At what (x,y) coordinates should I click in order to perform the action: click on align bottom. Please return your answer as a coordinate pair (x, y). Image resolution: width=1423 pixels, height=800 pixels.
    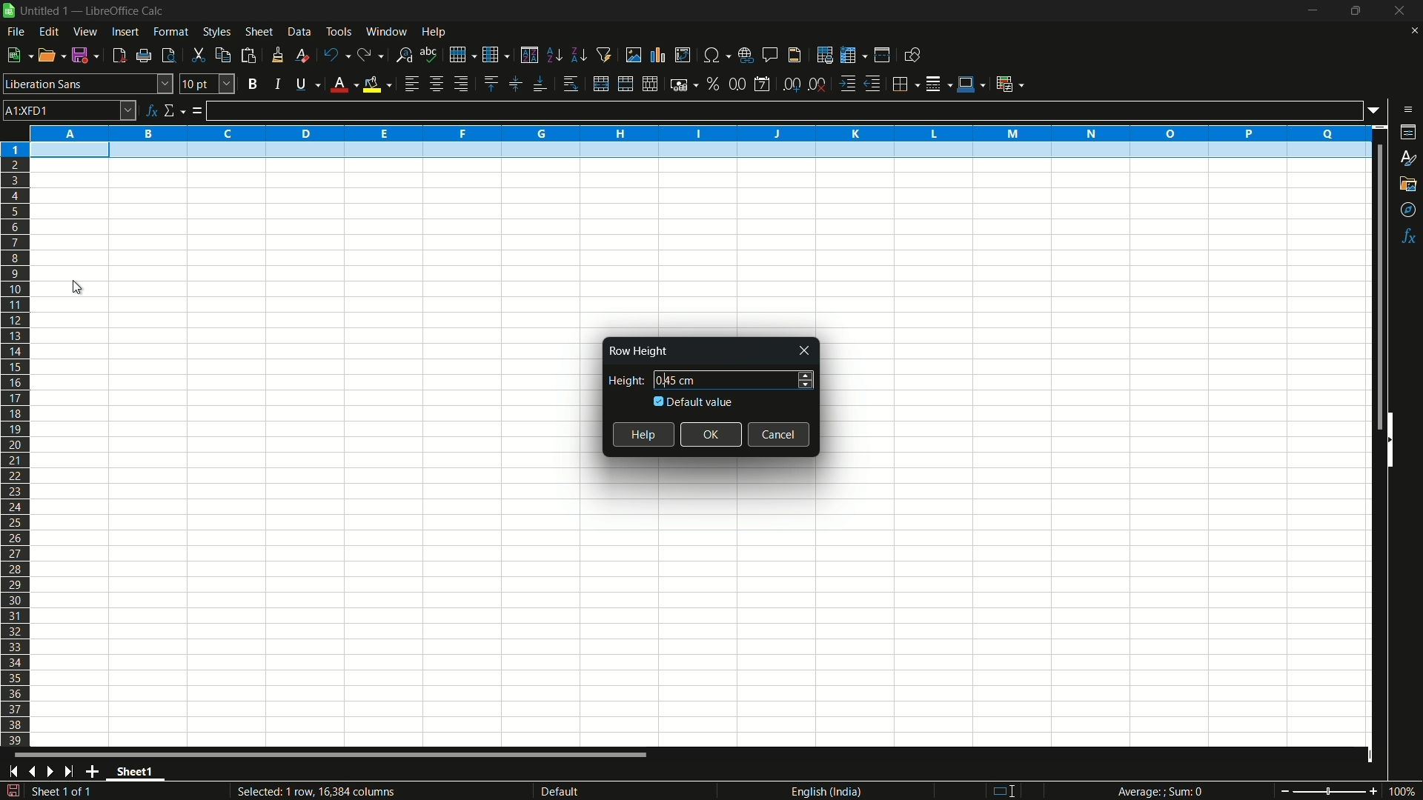
    Looking at the image, I should click on (540, 85).